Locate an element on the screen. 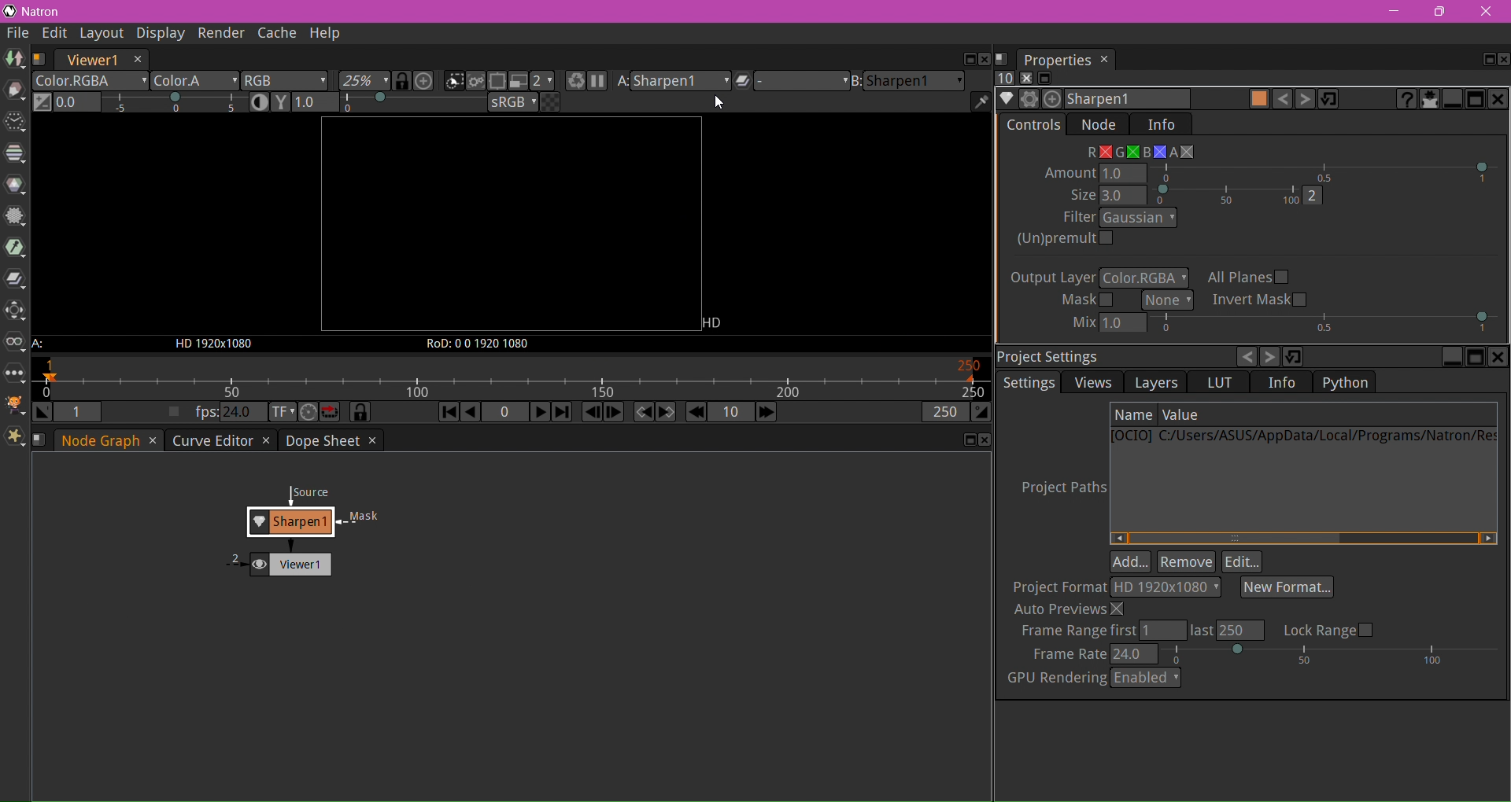  Properties is located at coordinates (1066, 59).